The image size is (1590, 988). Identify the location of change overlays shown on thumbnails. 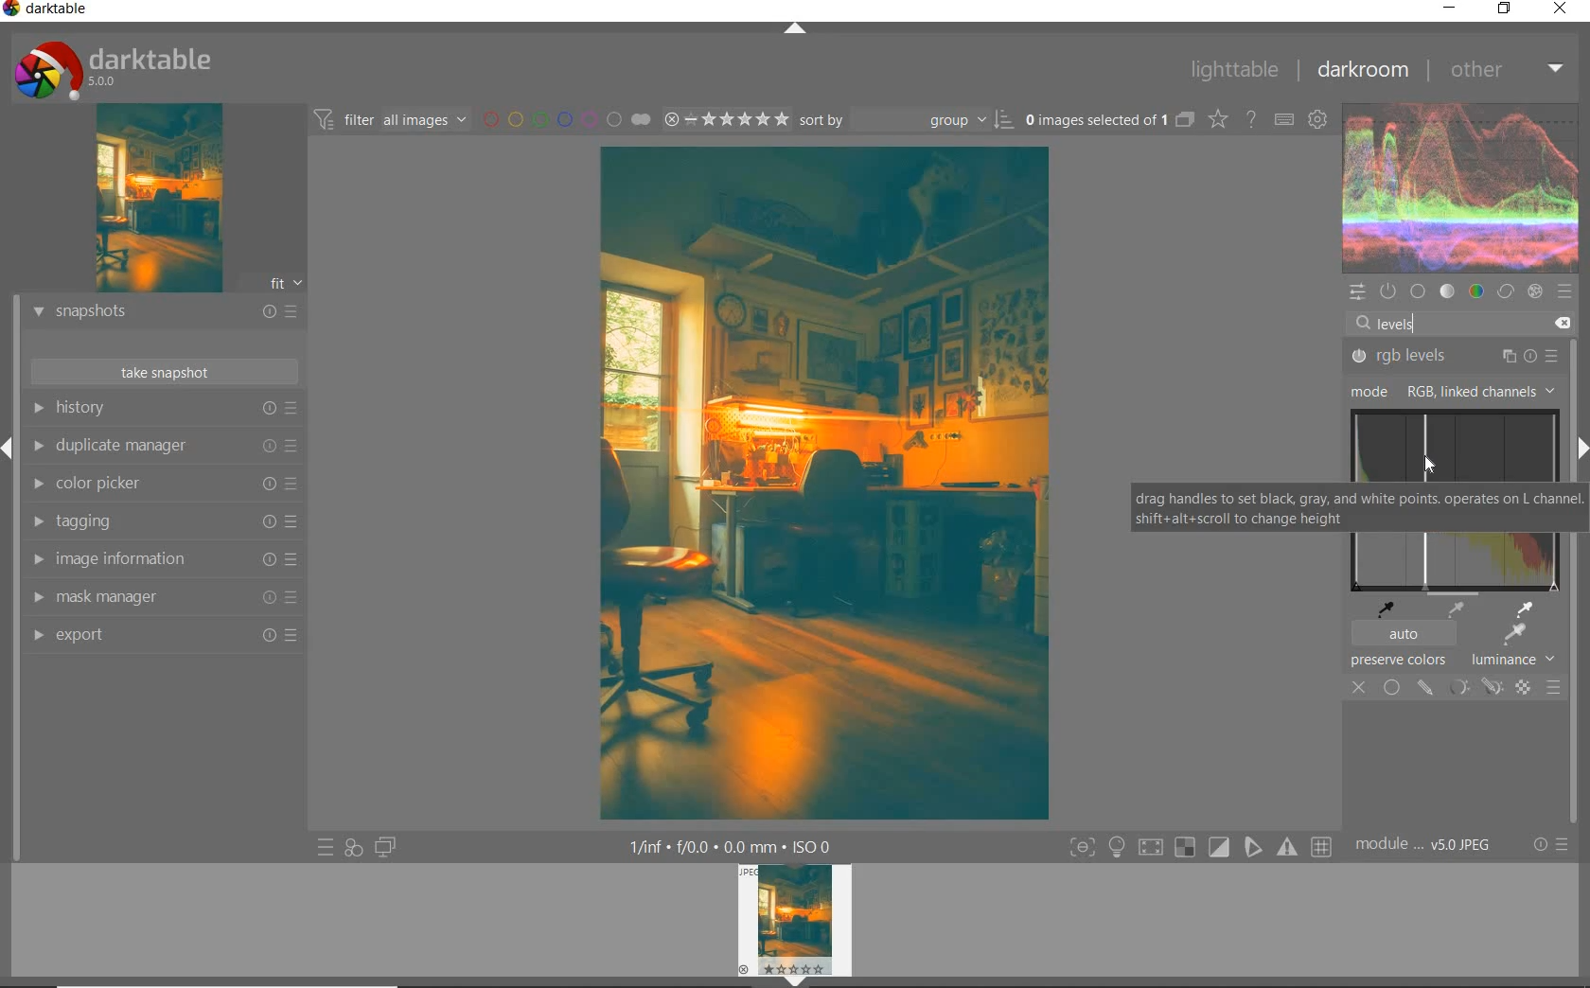
(1219, 120).